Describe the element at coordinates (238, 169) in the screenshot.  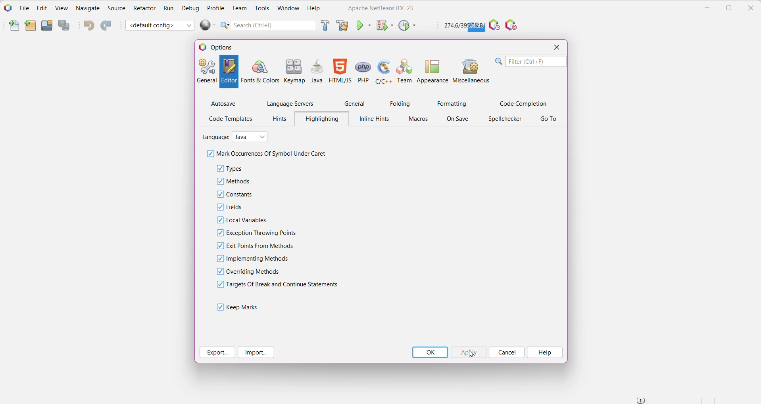
I see `Types - click to enable` at that location.